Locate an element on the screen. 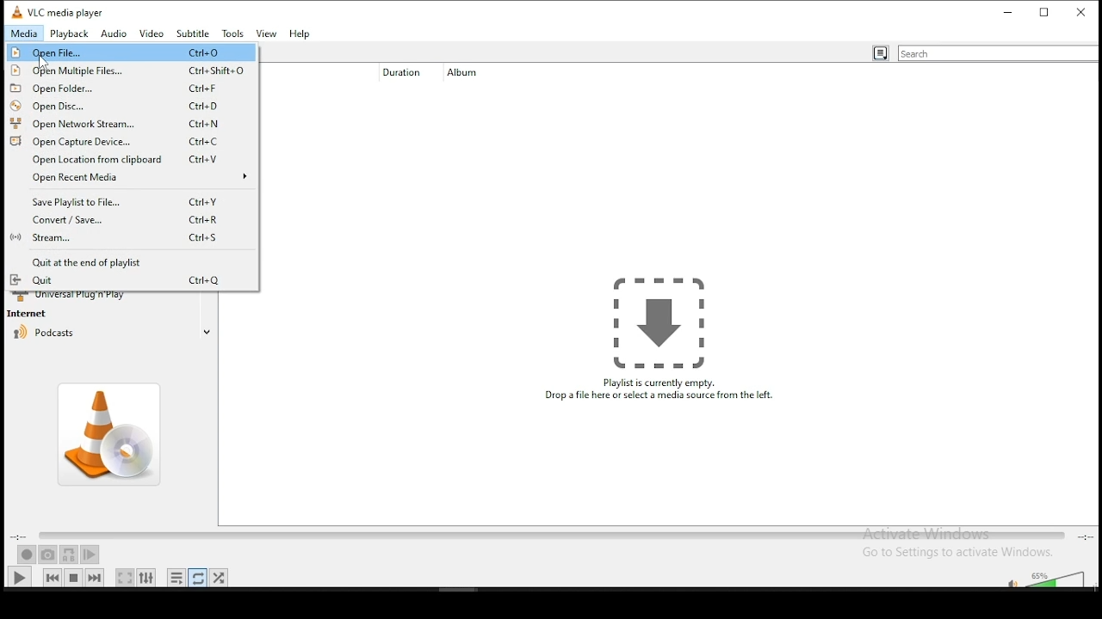 This screenshot has width=1102, height=619. minimize is located at coordinates (1009, 11).